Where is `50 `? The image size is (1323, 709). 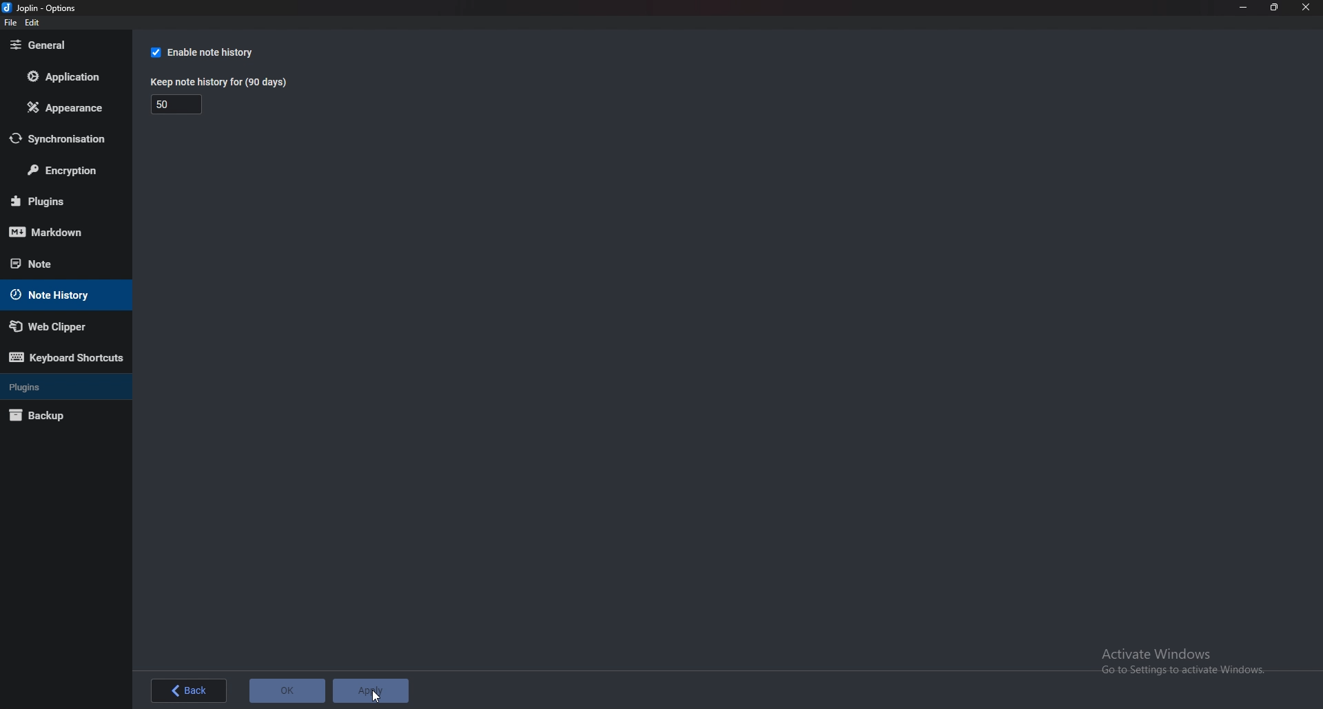
50  is located at coordinates (178, 105).